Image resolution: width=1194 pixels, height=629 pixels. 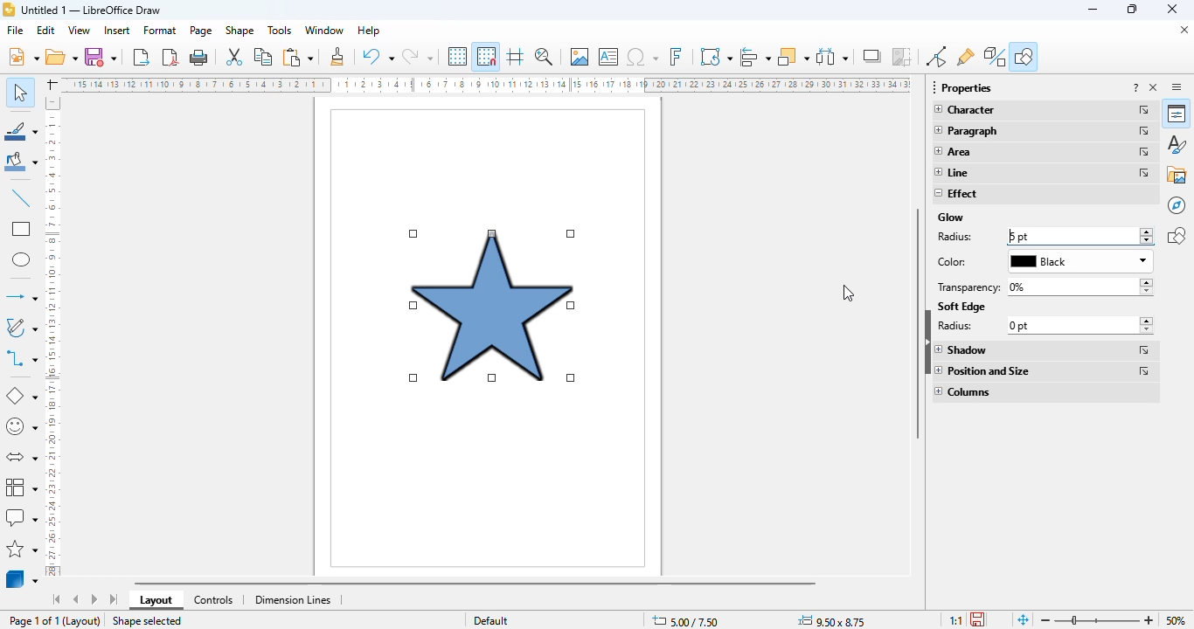 I want to click on 3D objects, so click(x=22, y=579).